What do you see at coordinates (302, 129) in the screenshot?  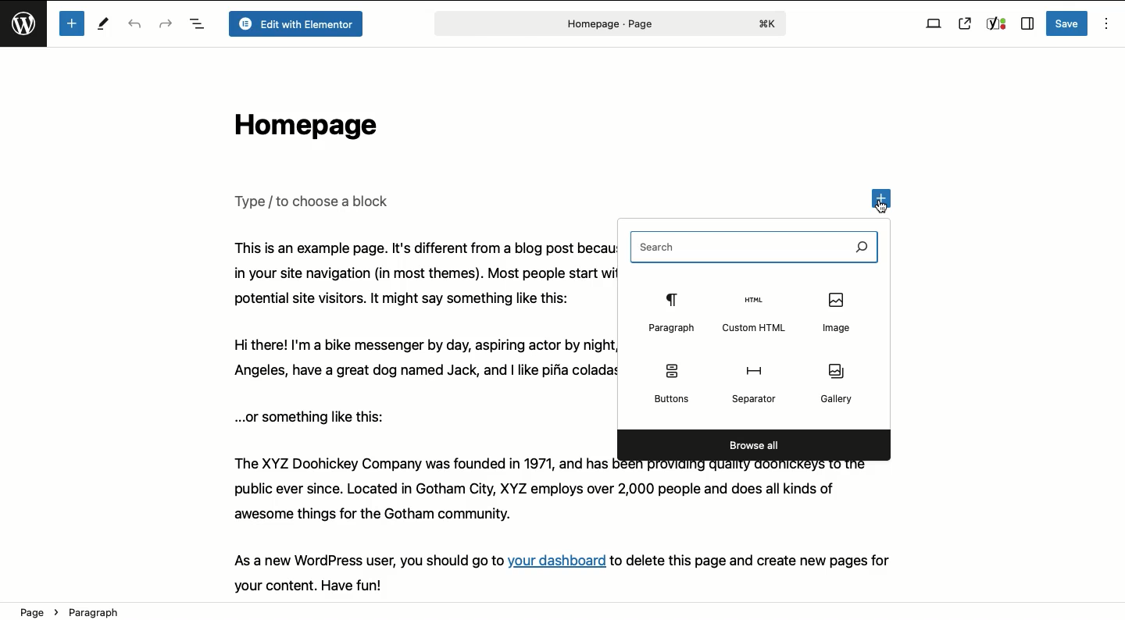 I see `Homepage` at bounding box center [302, 129].